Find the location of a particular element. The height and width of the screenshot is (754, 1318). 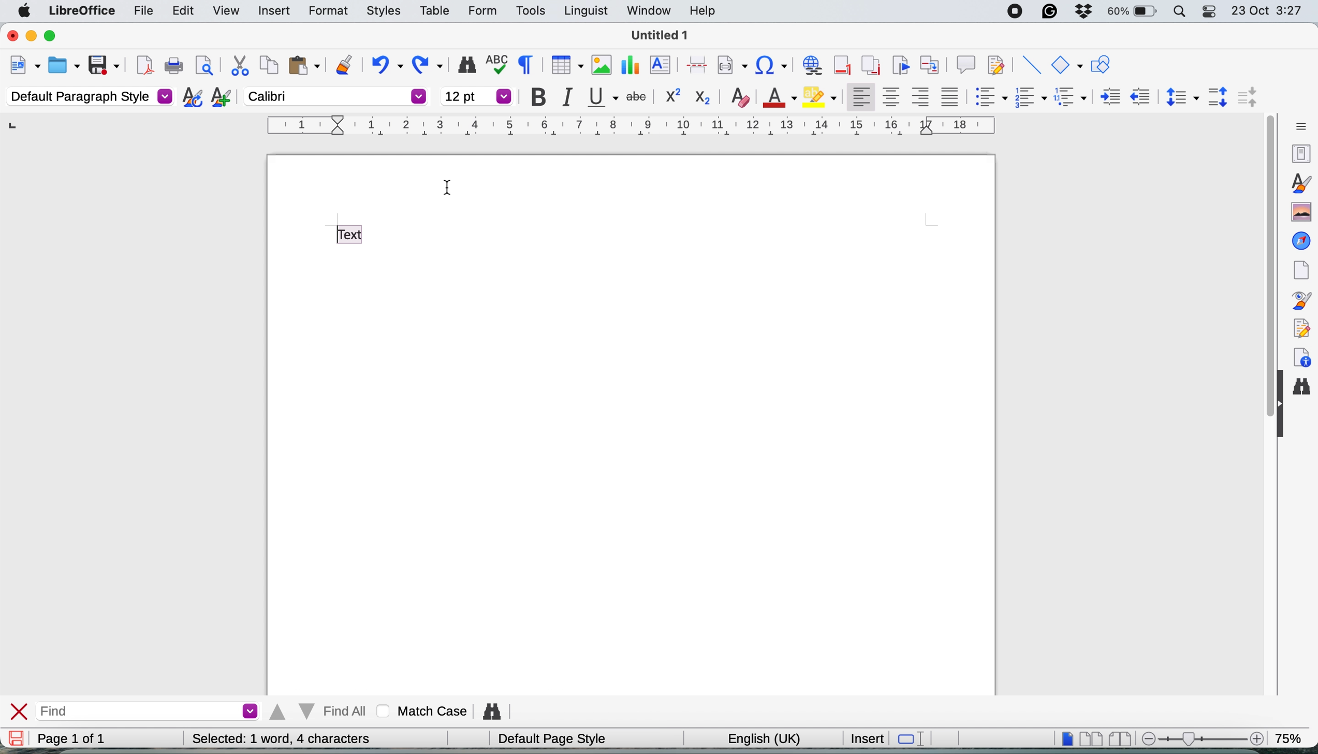

zoom factor is located at coordinates (1294, 737).